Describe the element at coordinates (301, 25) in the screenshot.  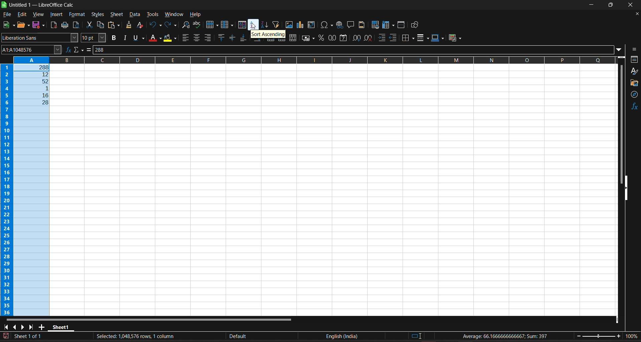
I see `insert pivot chart` at that location.